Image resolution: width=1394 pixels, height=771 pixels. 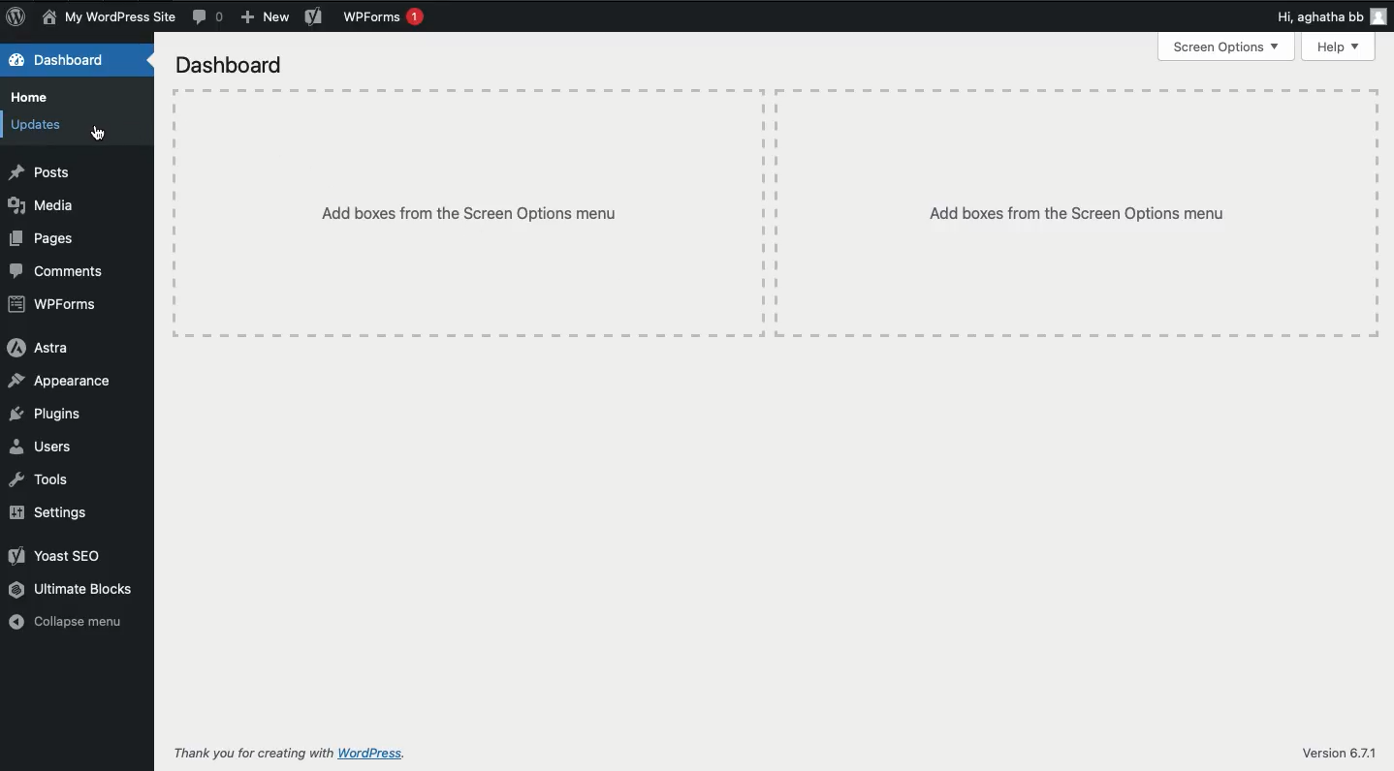 What do you see at coordinates (47, 415) in the screenshot?
I see `Plugins` at bounding box center [47, 415].